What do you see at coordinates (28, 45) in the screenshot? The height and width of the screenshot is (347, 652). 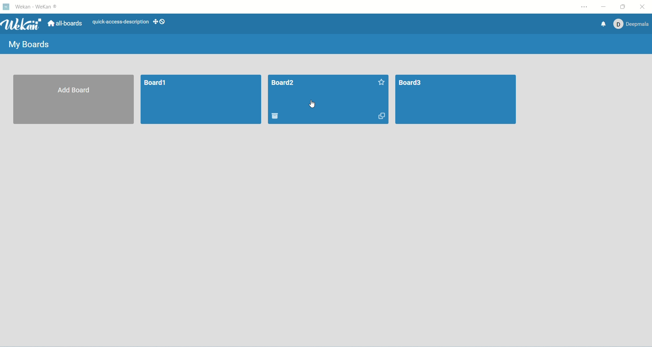 I see `my boards` at bounding box center [28, 45].